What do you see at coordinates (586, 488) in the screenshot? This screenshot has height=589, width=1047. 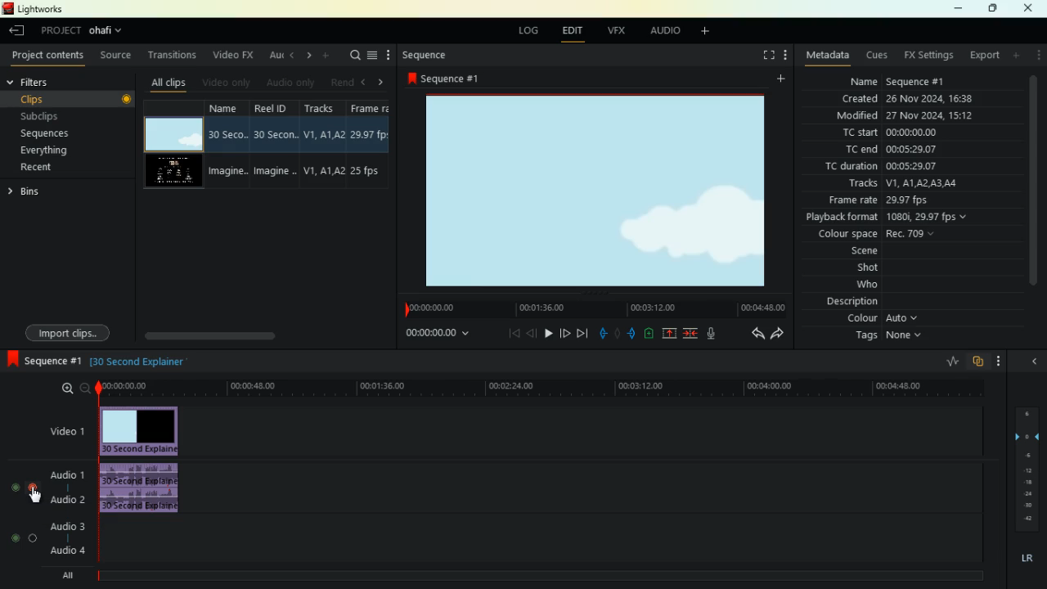 I see `audio 1 and audio 2 timeline track` at bounding box center [586, 488].